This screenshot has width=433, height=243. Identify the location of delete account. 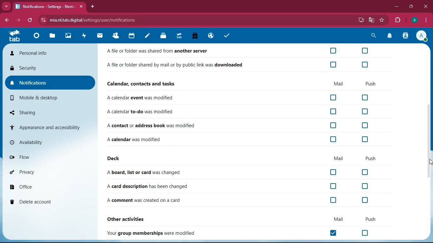
(47, 201).